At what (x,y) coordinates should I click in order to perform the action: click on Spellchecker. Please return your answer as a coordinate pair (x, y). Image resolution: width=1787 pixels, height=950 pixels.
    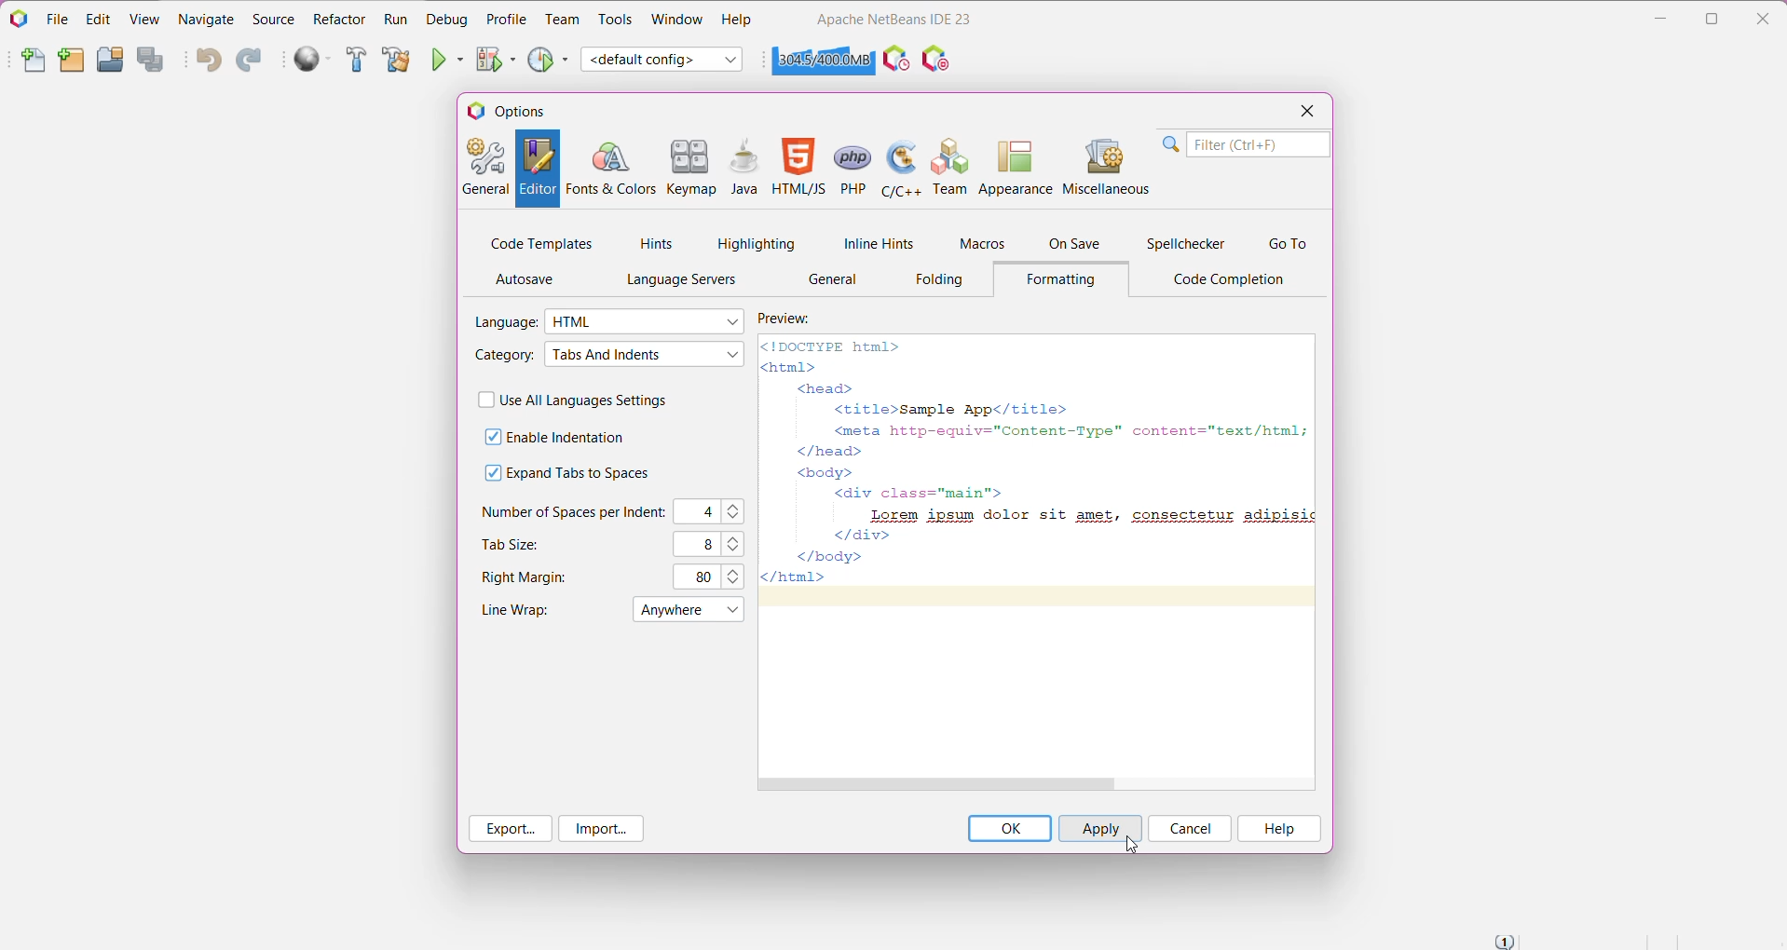
    Looking at the image, I should click on (1188, 244).